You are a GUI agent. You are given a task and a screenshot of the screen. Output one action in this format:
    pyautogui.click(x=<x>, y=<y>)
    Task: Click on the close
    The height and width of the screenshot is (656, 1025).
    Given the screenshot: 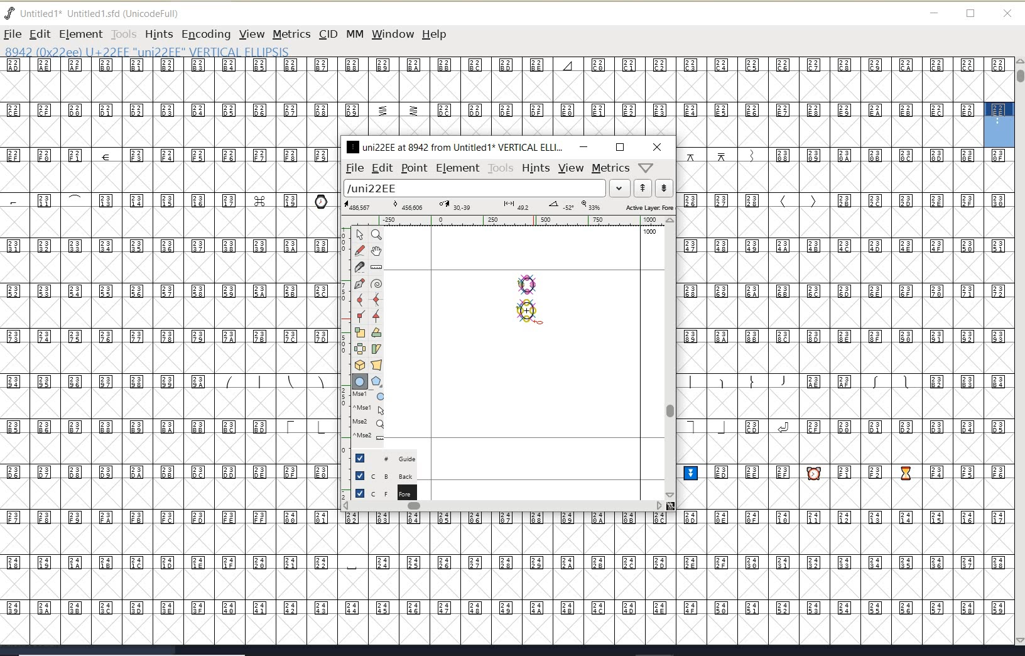 What is the action you would take?
    pyautogui.click(x=1007, y=14)
    